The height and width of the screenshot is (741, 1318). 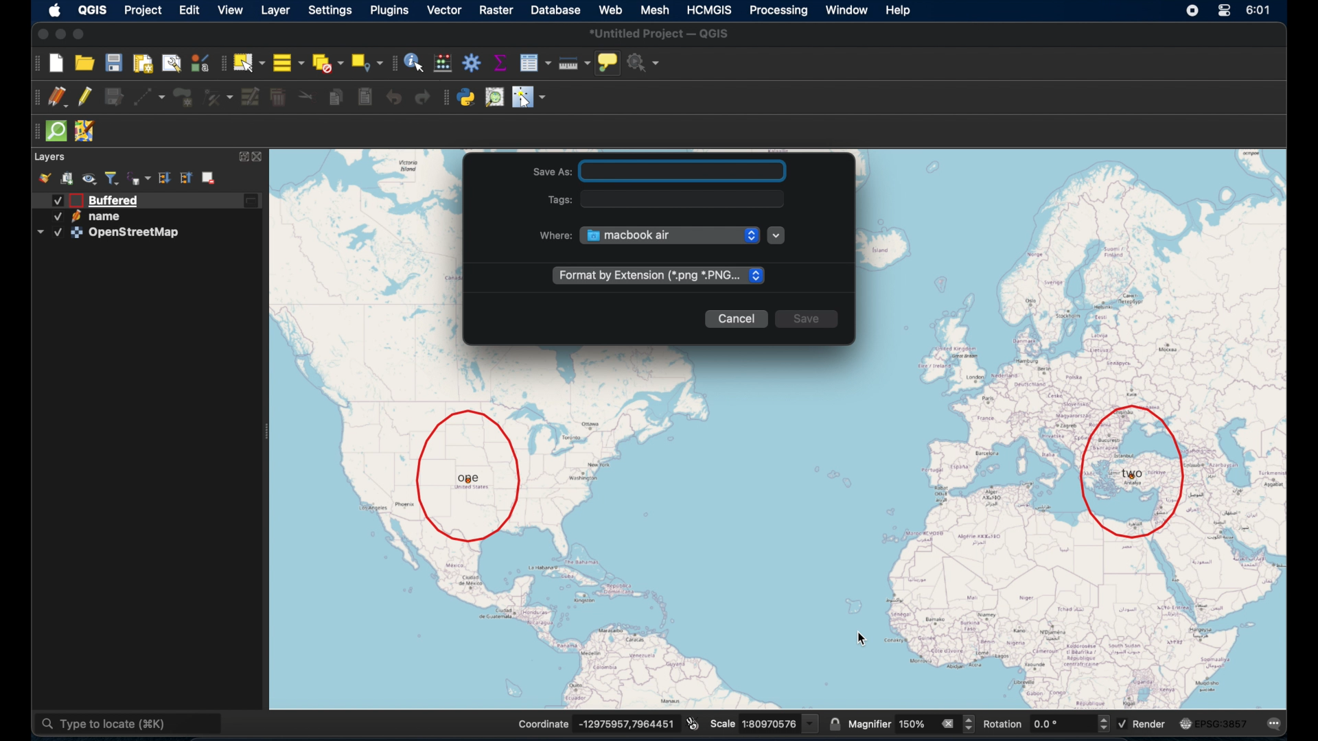 I want to click on remove all, so click(x=947, y=722).